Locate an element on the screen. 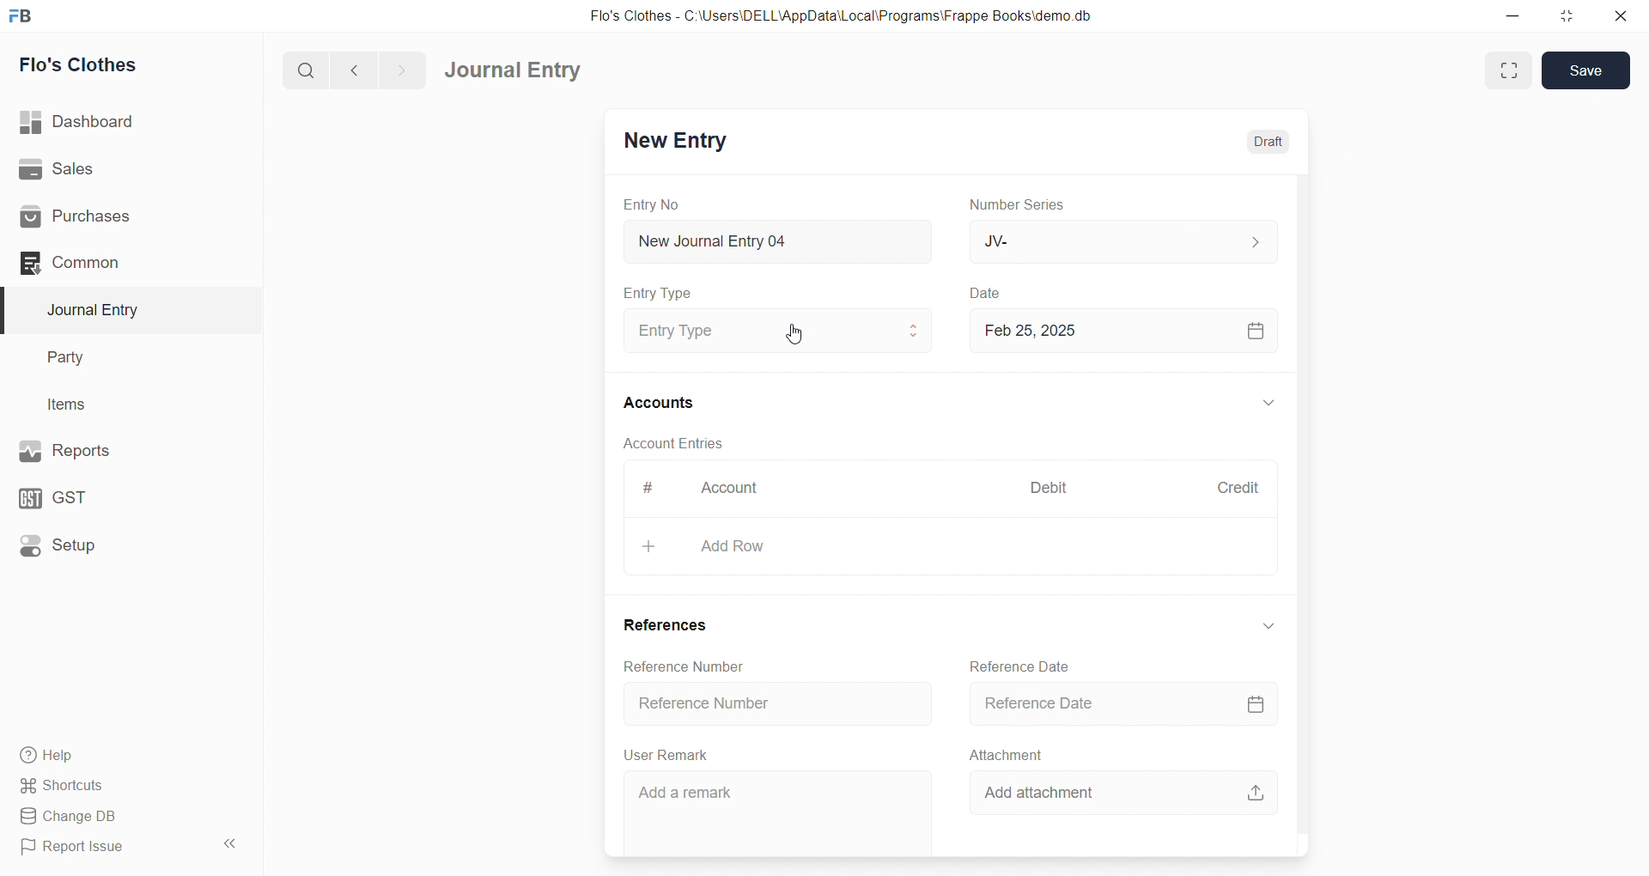  Date is located at coordinates (988, 294).